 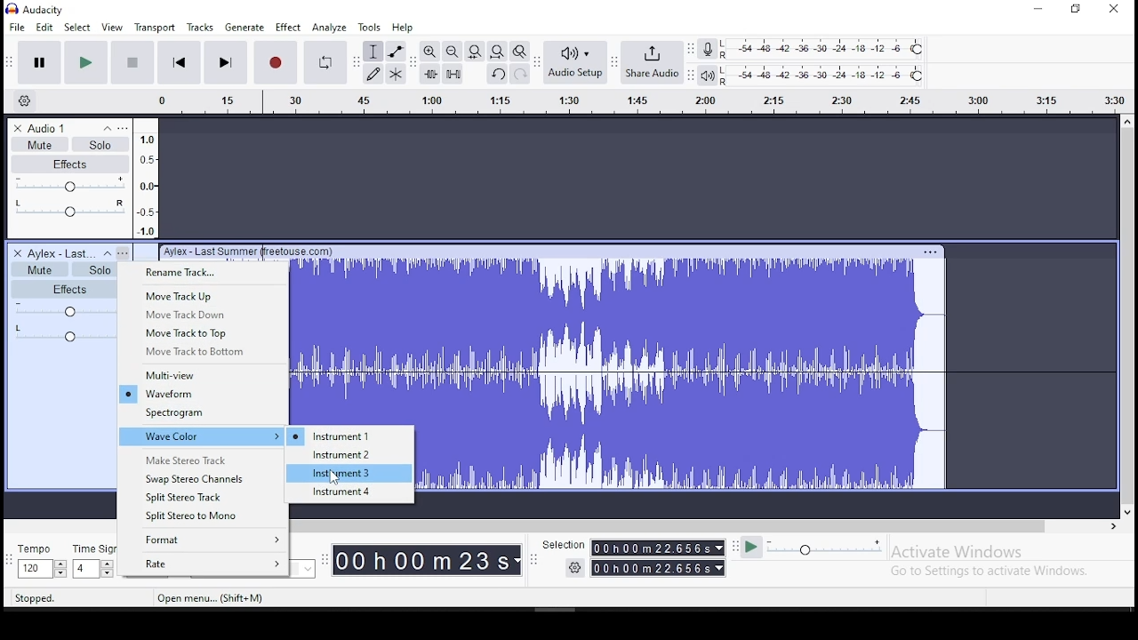 What do you see at coordinates (349, 474) in the screenshot?
I see `instrument 3` at bounding box center [349, 474].